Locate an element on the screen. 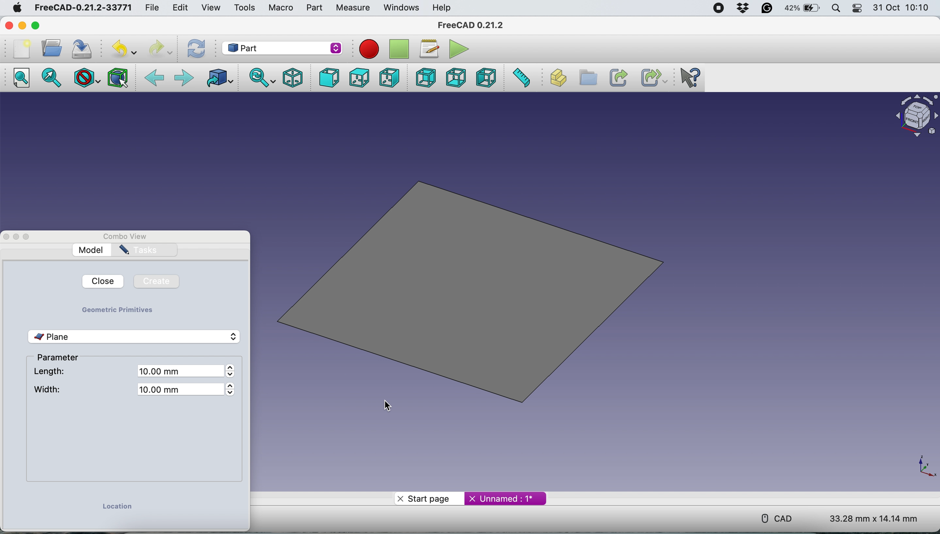 The width and height of the screenshot is (940, 534). View is located at coordinates (212, 7).